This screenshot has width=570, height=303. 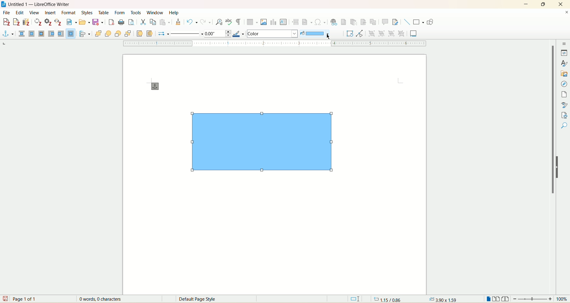 What do you see at coordinates (334, 22) in the screenshot?
I see `insert hyperlink` at bounding box center [334, 22].